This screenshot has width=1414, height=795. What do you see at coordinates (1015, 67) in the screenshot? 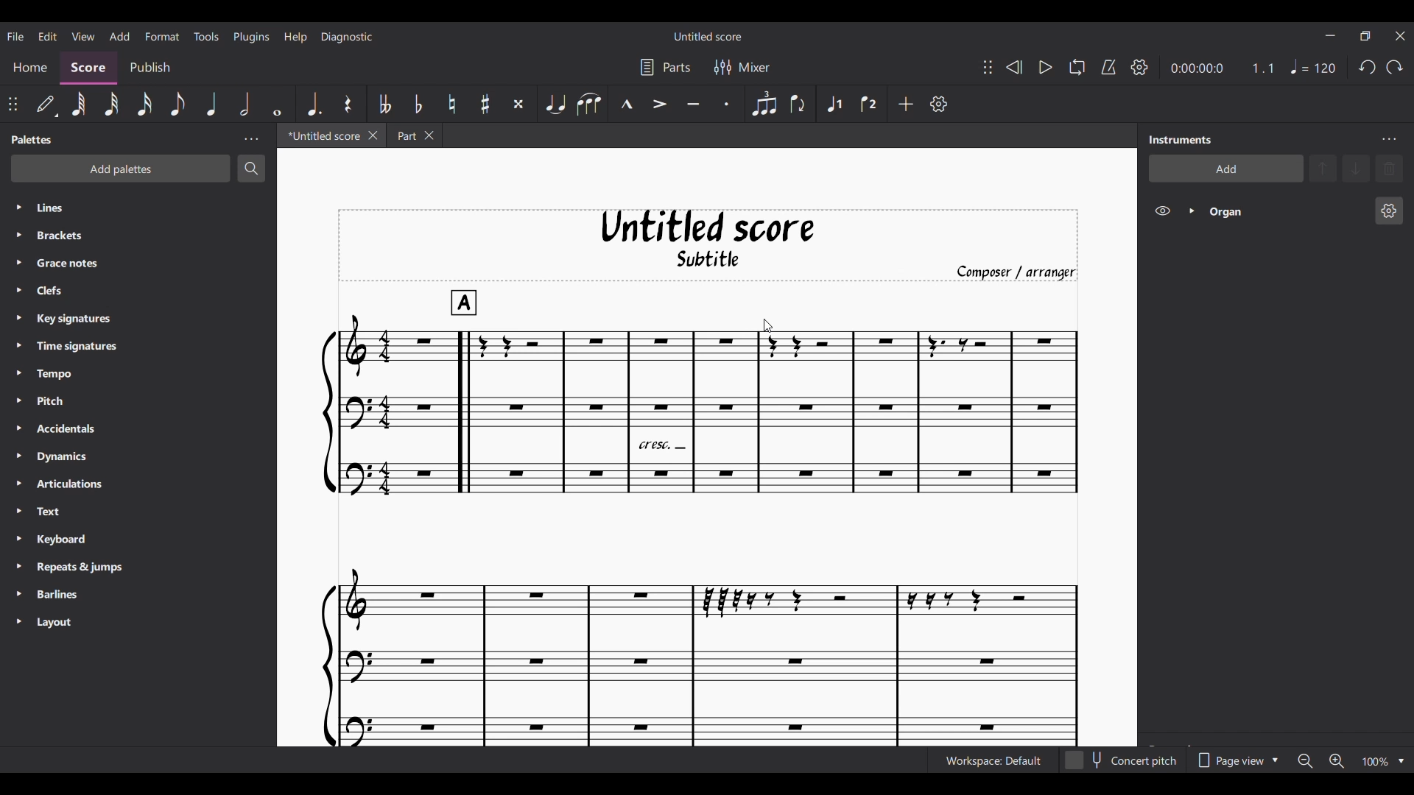
I see `Rewind` at bounding box center [1015, 67].